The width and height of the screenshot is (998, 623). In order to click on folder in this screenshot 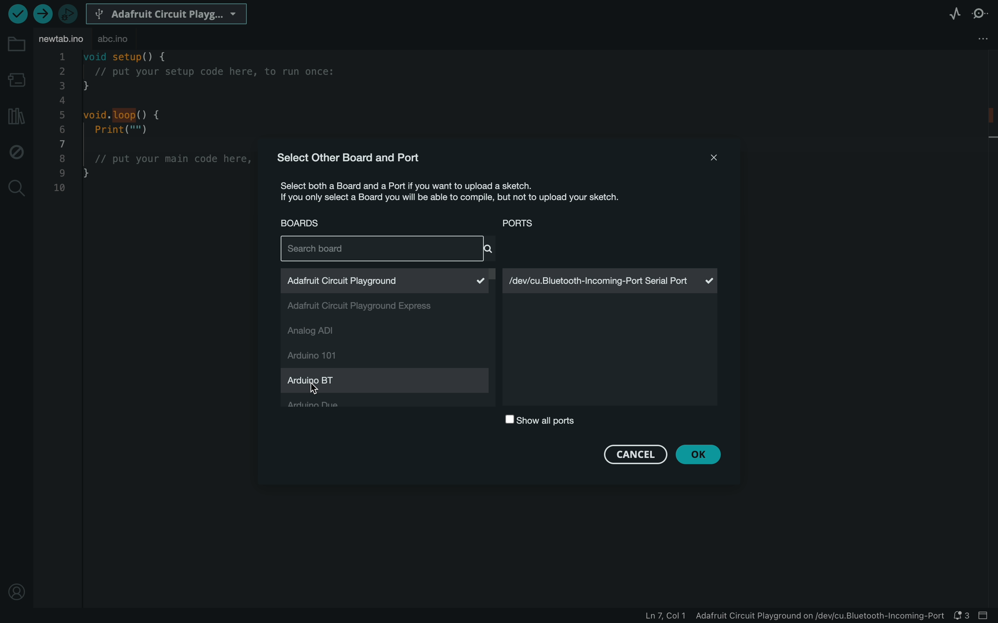, I will do `click(18, 44)`.